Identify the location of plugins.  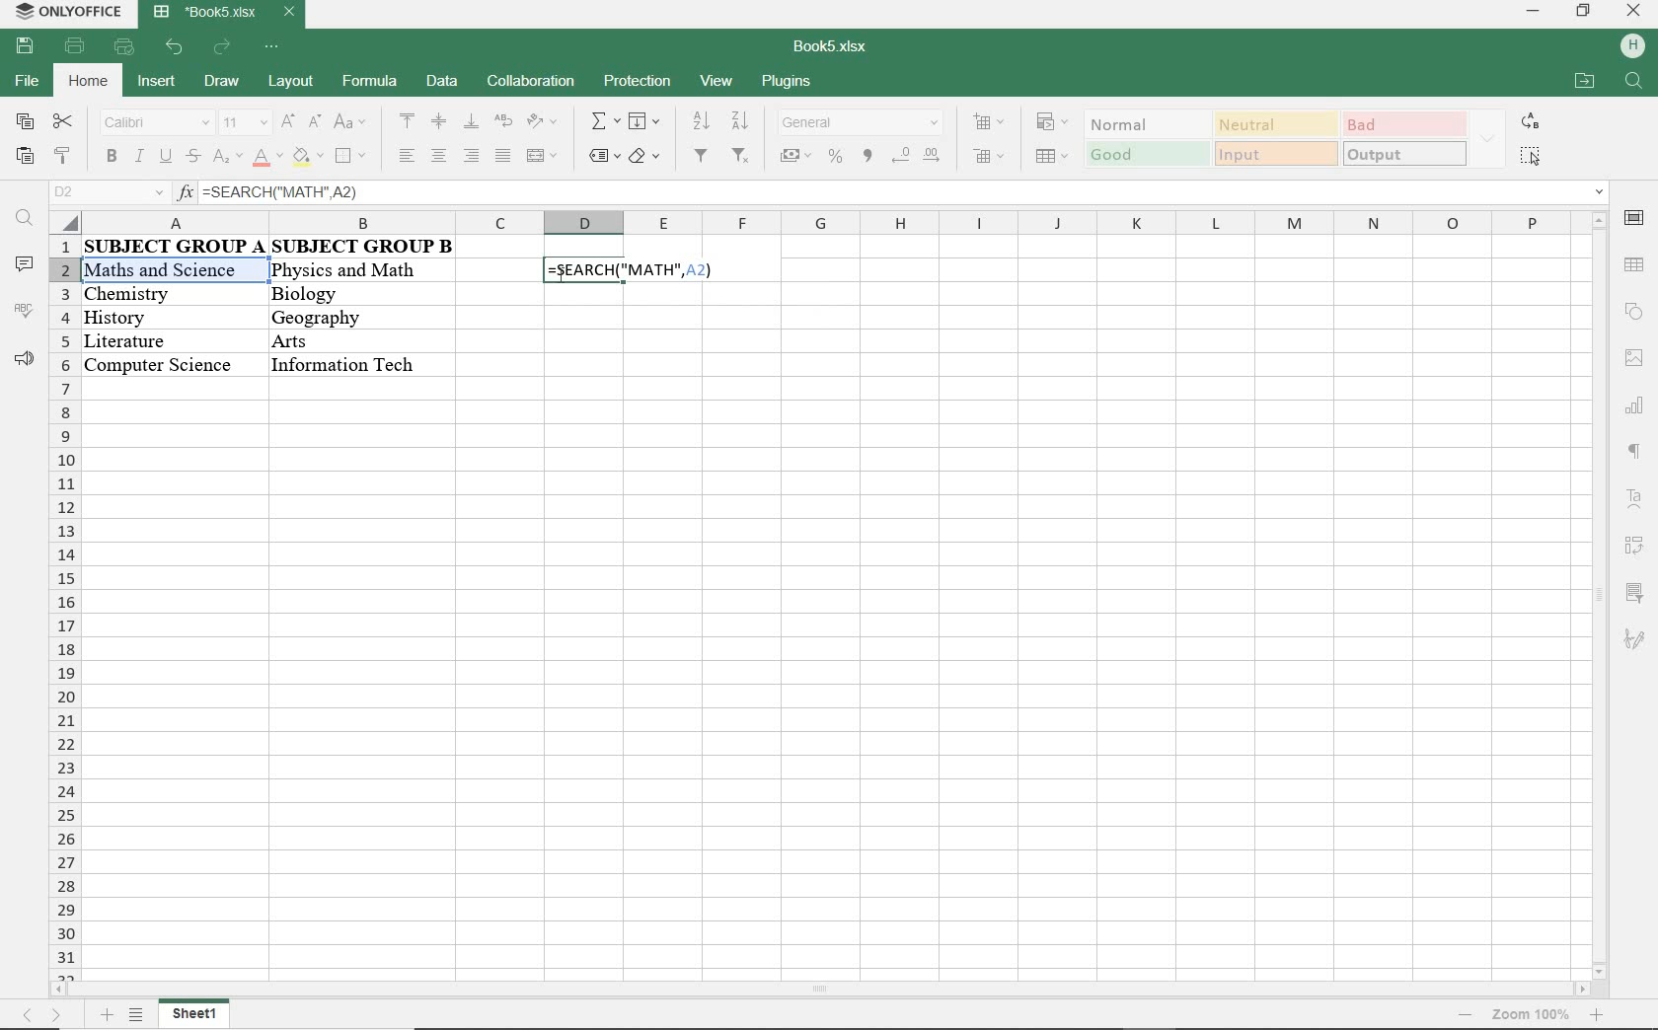
(785, 83).